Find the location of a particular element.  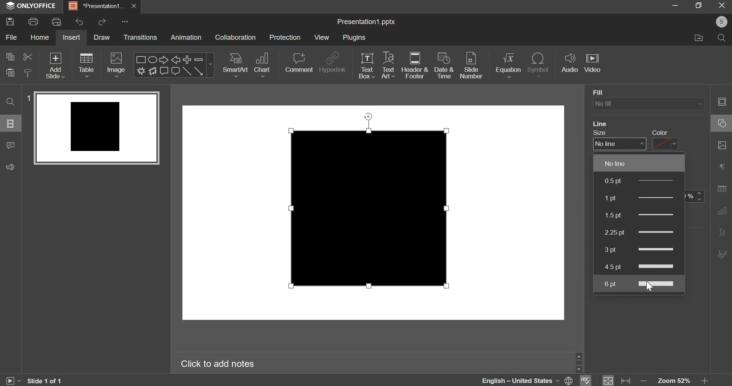

home is located at coordinates (39, 37).